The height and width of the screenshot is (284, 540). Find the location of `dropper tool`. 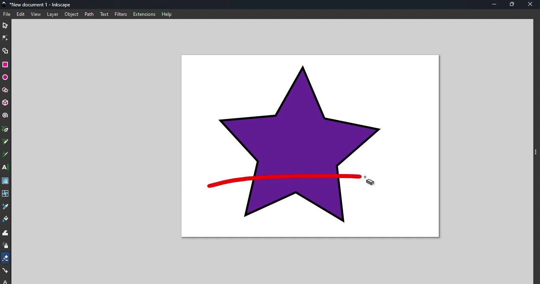

dropper tool is located at coordinates (6, 206).